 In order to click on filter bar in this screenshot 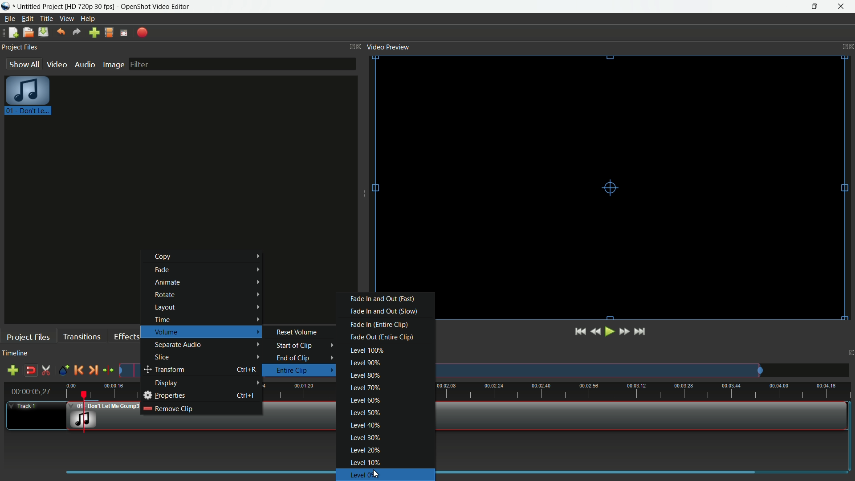, I will do `click(243, 64)`.